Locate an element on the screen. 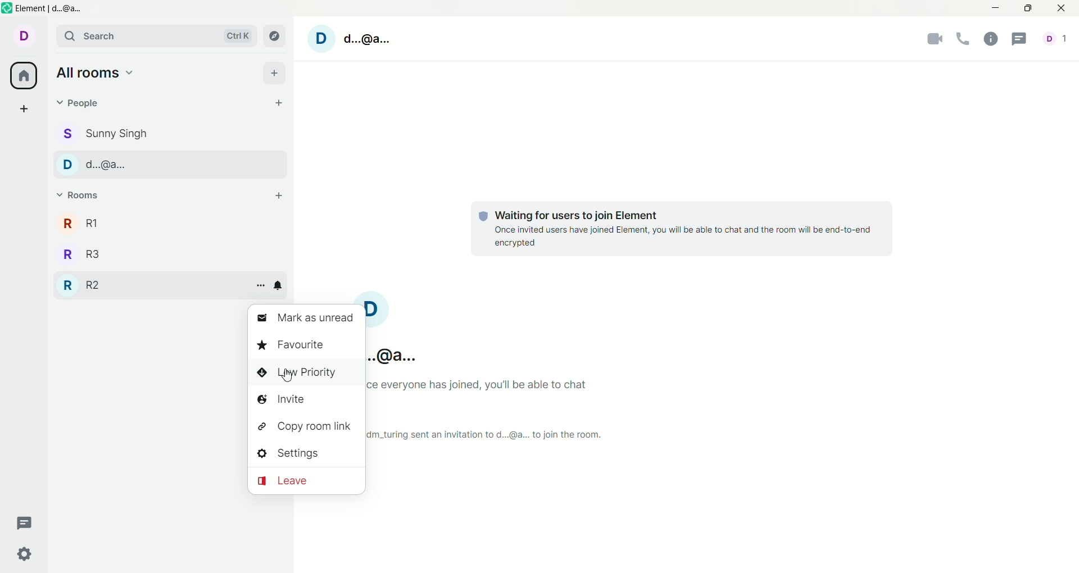  text is located at coordinates (682, 229).